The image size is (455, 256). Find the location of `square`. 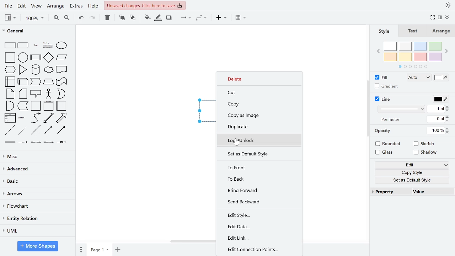

square is located at coordinates (10, 58).